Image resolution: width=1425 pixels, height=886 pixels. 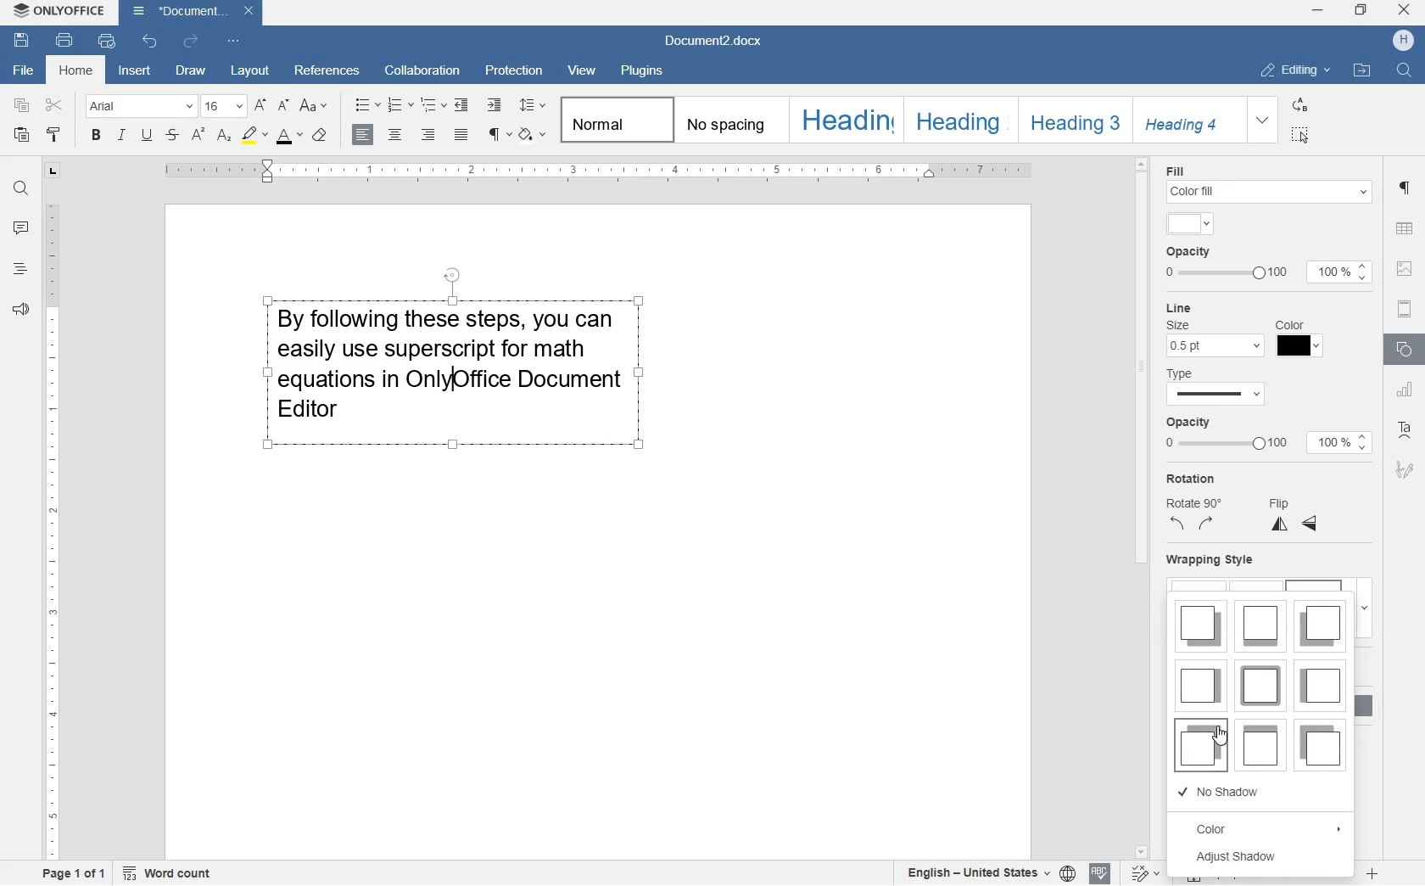 What do you see at coordinates (24, 190) in the screenshot?
I see `find` at bounding box center [24, 190].